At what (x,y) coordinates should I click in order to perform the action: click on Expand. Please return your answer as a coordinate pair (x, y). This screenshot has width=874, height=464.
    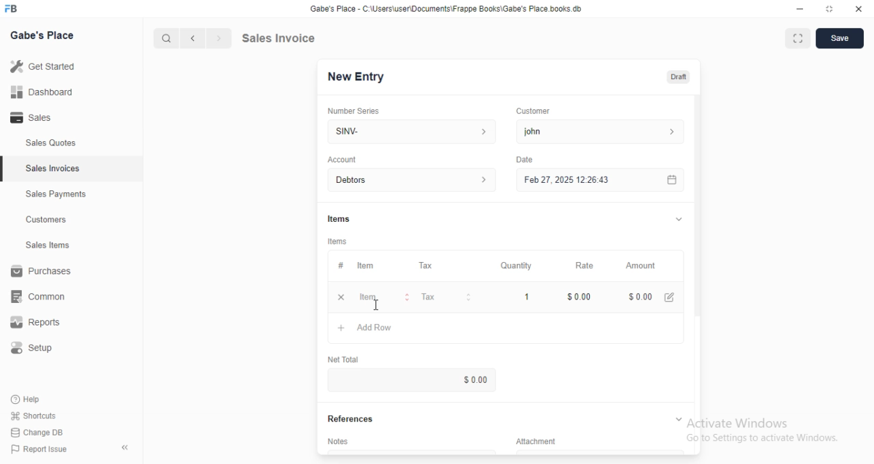
    Looking at the image, I should click on (678, 418).